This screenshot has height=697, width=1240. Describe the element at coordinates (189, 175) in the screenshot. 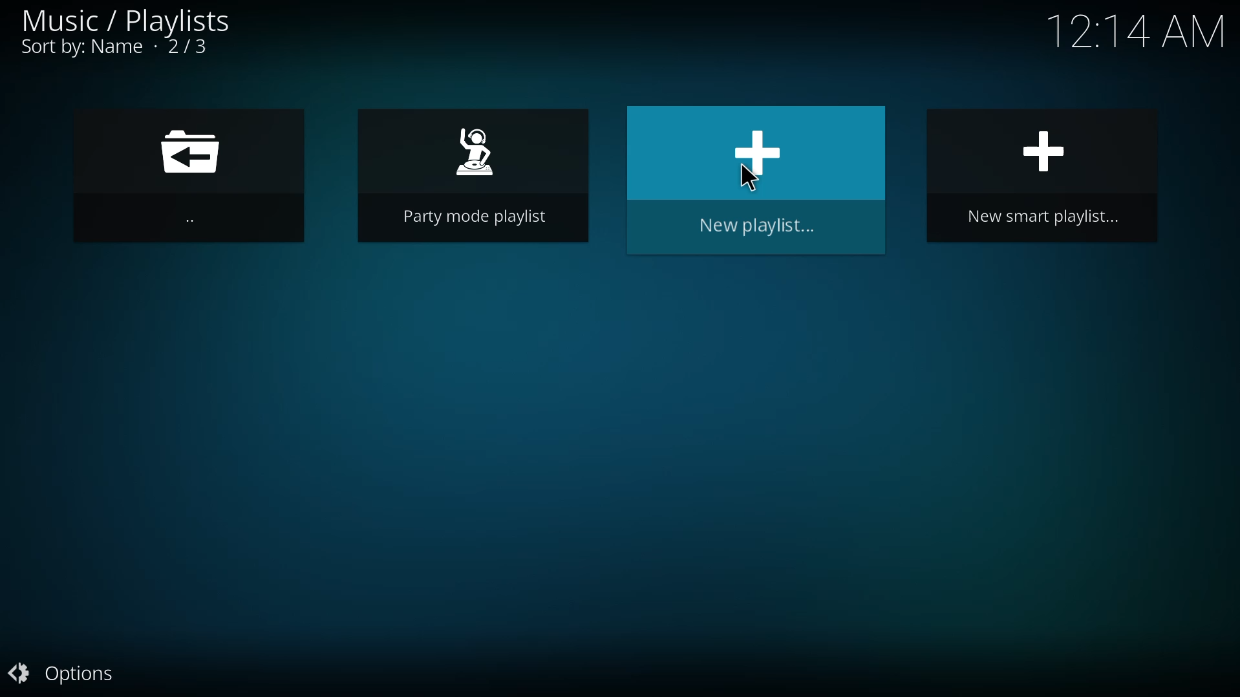

I see `back` at that location.